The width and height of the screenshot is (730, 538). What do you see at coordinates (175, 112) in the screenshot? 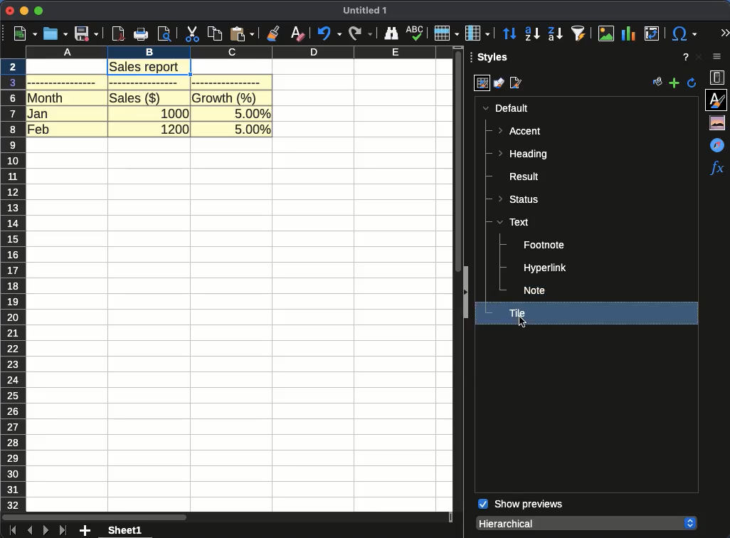
I see `1000` at bounding box center [175, 112].